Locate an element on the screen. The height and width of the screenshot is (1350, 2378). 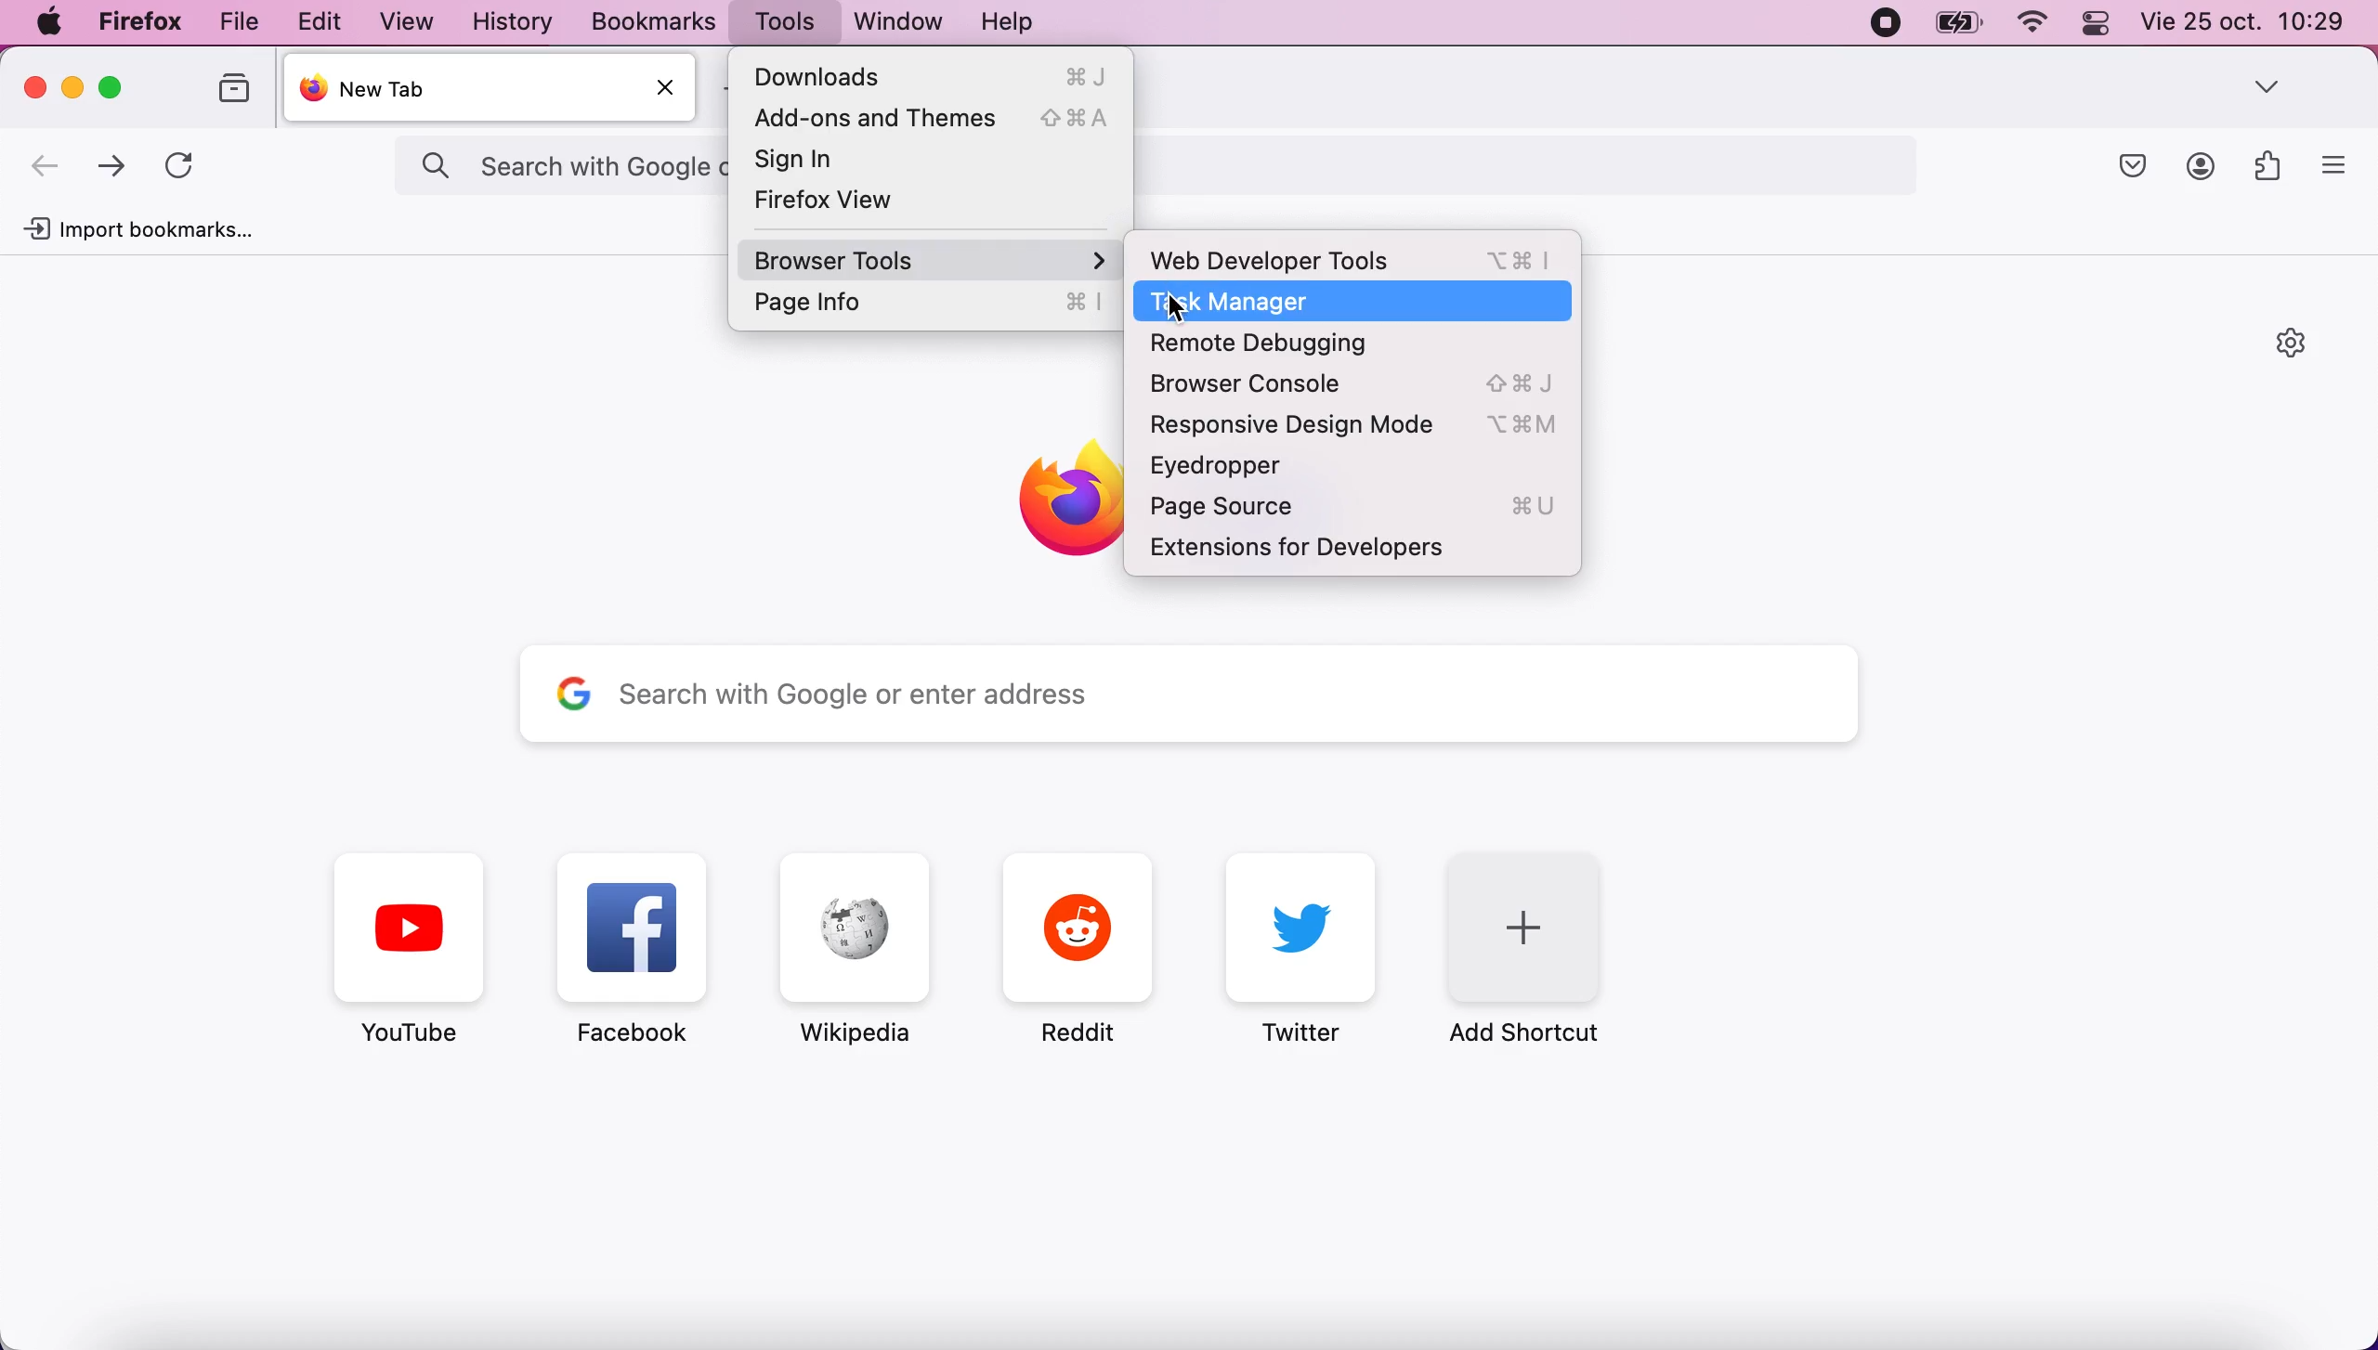
Downloads is located at coordinates (932, 76).